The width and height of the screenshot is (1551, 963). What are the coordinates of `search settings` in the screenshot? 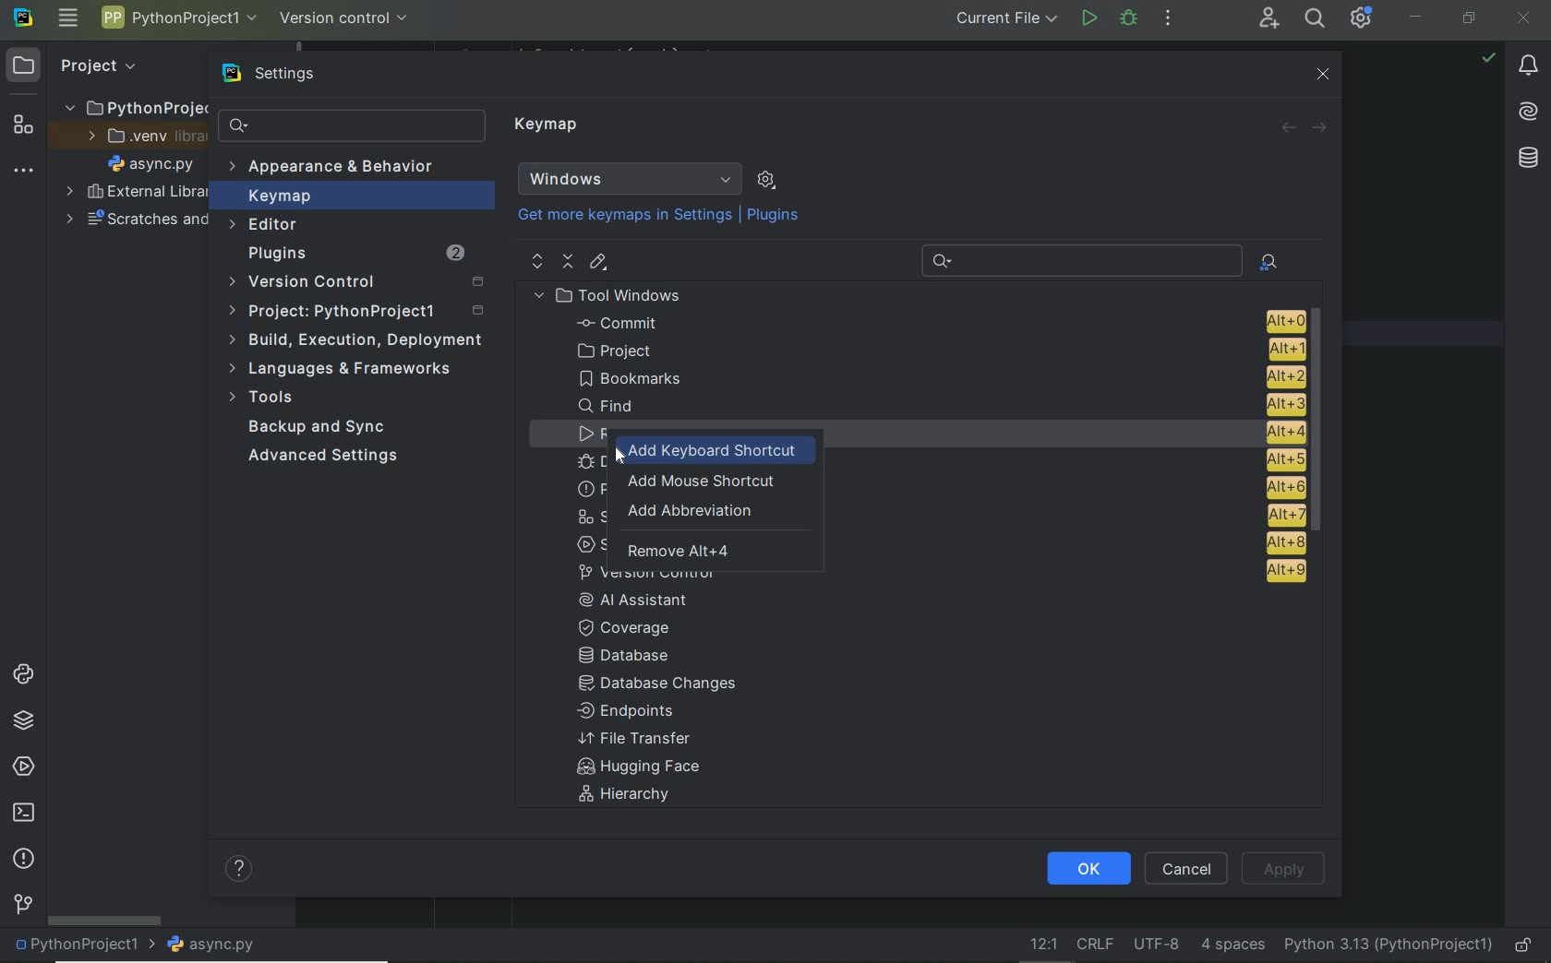 It's located at (352, 125).